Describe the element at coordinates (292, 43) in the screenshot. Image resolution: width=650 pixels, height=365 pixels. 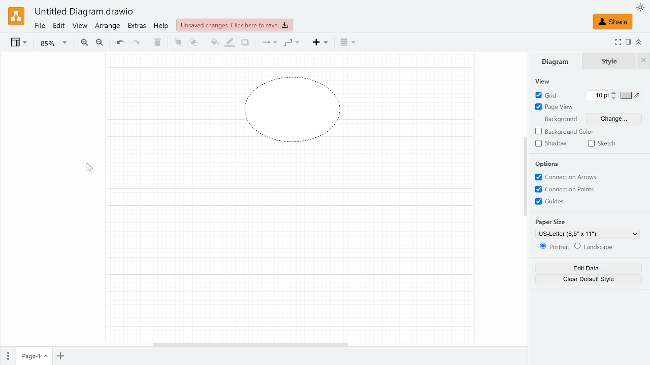
I see `Waypoints` at that location.